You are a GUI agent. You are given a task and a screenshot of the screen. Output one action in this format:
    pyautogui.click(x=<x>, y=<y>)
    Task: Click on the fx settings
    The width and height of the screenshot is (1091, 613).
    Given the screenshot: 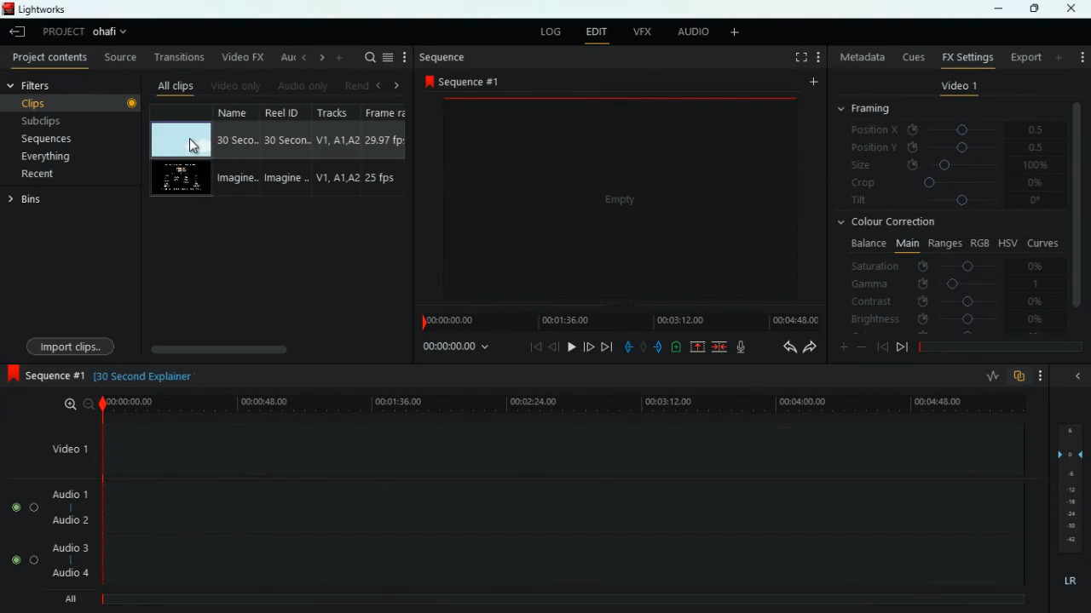 What is the action you would take?
    pyautogui.click(x=966, y=57)
    